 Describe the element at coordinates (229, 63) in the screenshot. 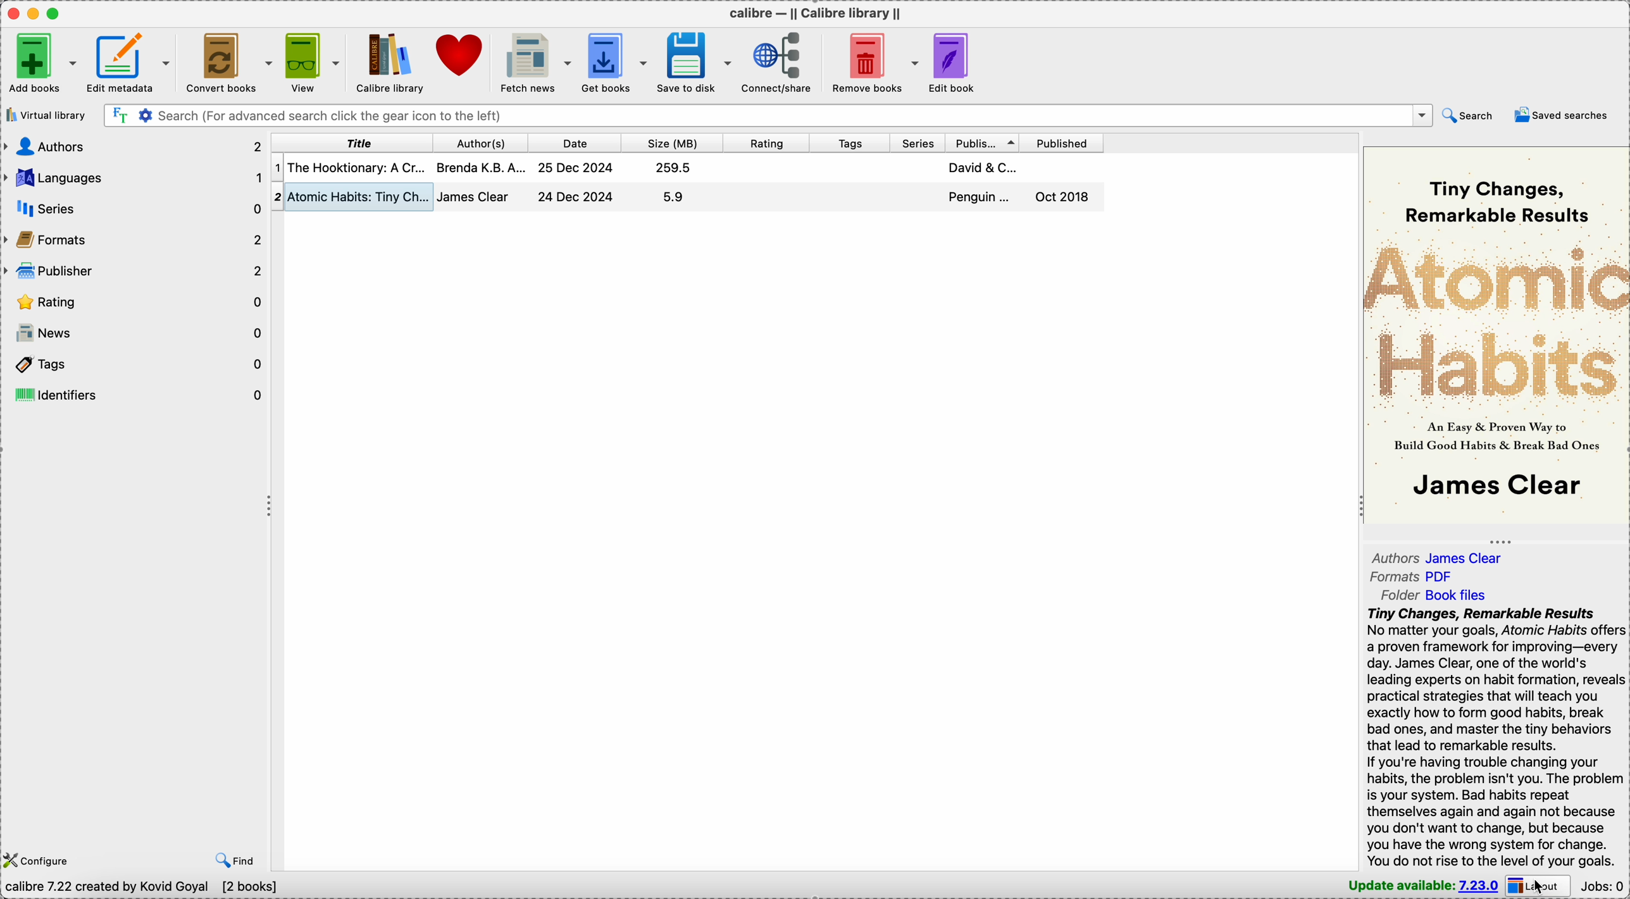

I see `convert books` at that location.